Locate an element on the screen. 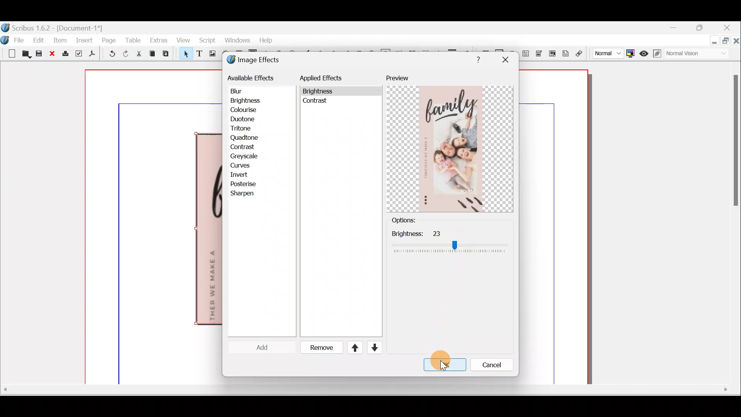 The width and height of the screenshot is (741, 417). maximise is located at coordinates (702, 29).